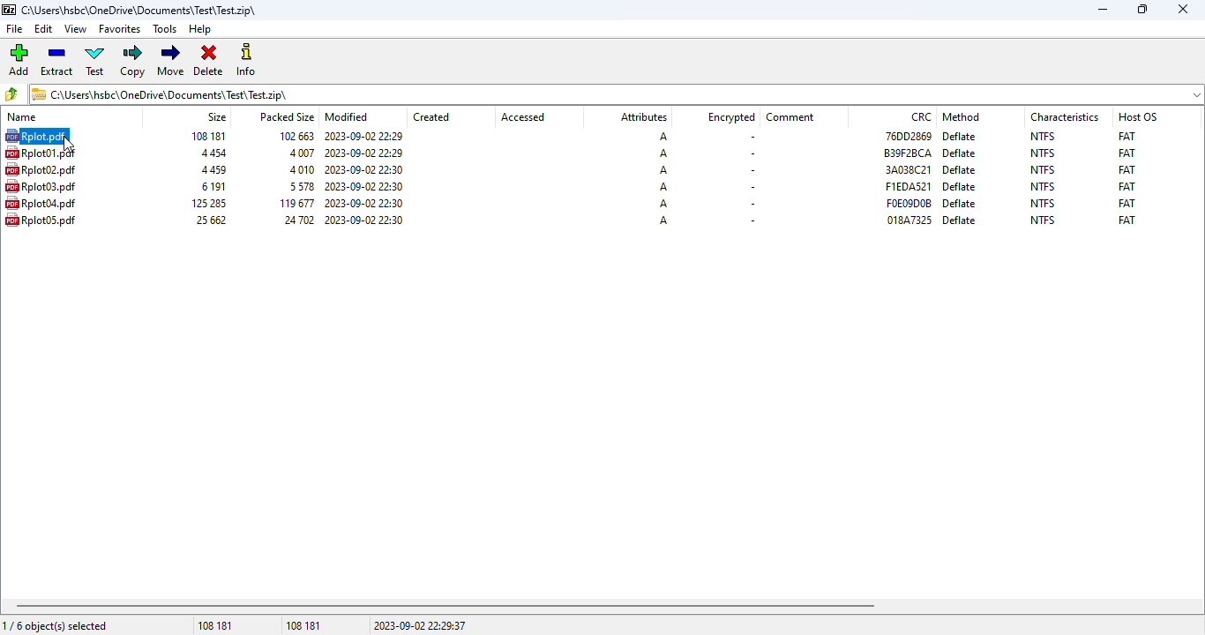  What do you see at coordinates (663, 186) in the screenshot?
I see `A` at bounding box center [663, 186].